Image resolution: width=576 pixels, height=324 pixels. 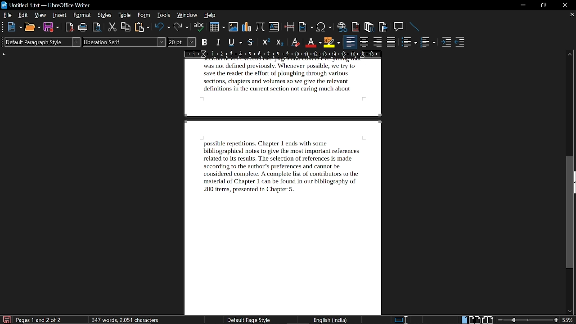 I want to click on print, so click(x=83, y=27).